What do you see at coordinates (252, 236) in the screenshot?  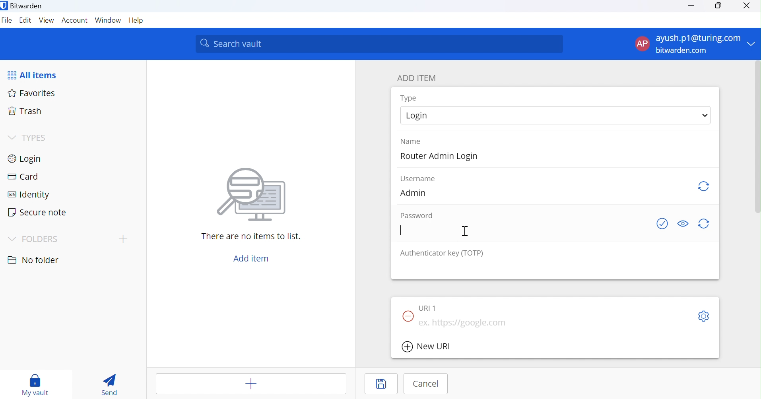 I see `There are no items to list.` at bounding box center [252, 236].